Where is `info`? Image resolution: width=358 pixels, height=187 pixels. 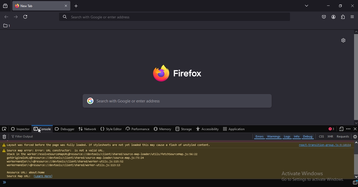 info is located at coordinates (297, 136).